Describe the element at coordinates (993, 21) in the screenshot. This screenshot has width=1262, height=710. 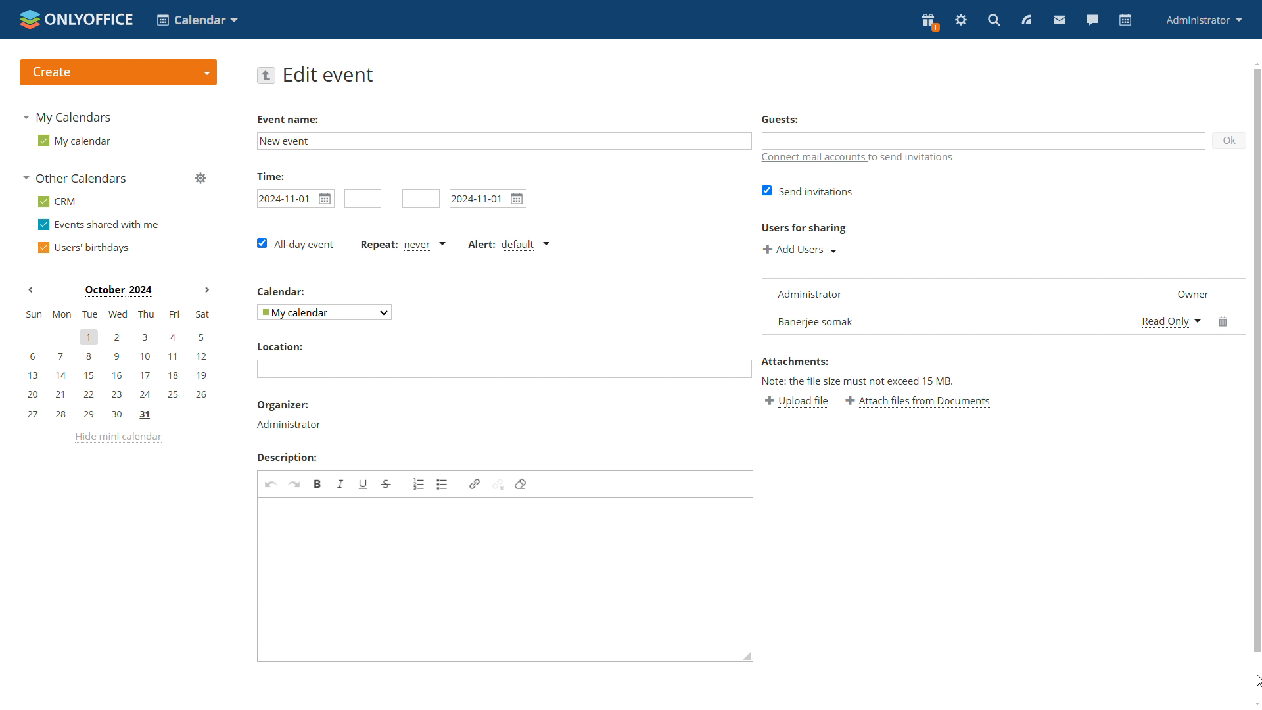
I see `search` at that location.